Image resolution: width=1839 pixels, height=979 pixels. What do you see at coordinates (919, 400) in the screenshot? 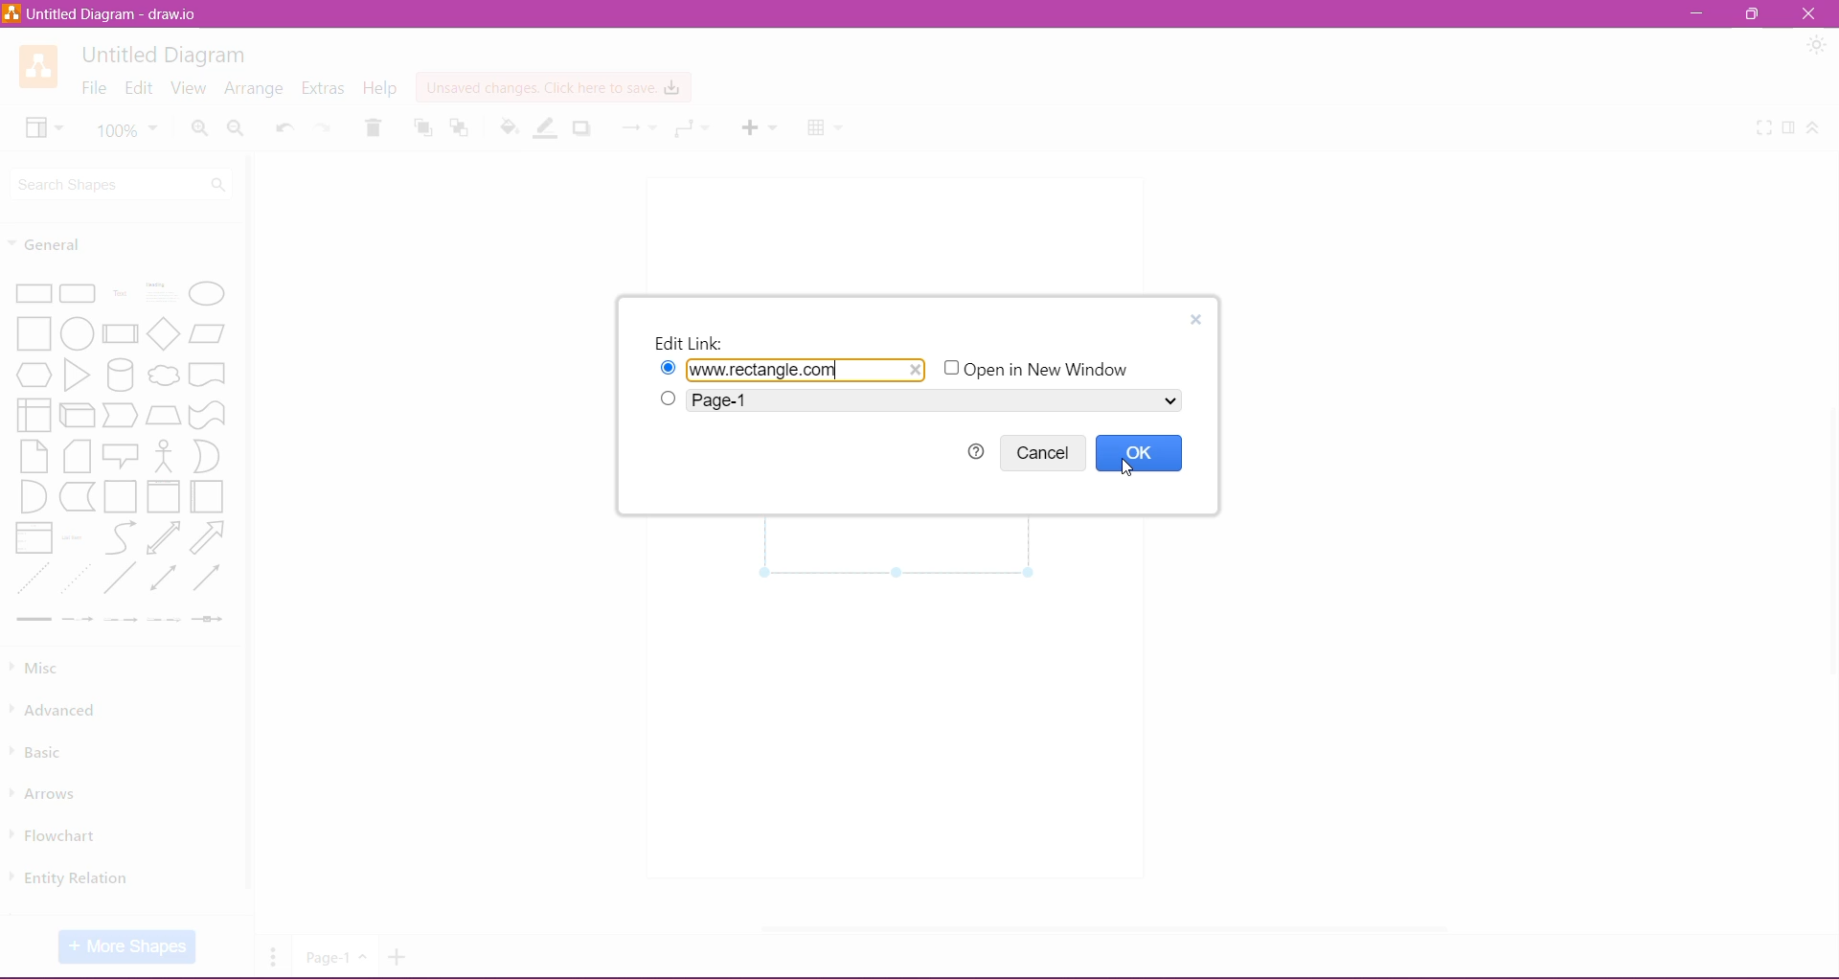
I see `Select the required page number` at bounding box center [919, 400].